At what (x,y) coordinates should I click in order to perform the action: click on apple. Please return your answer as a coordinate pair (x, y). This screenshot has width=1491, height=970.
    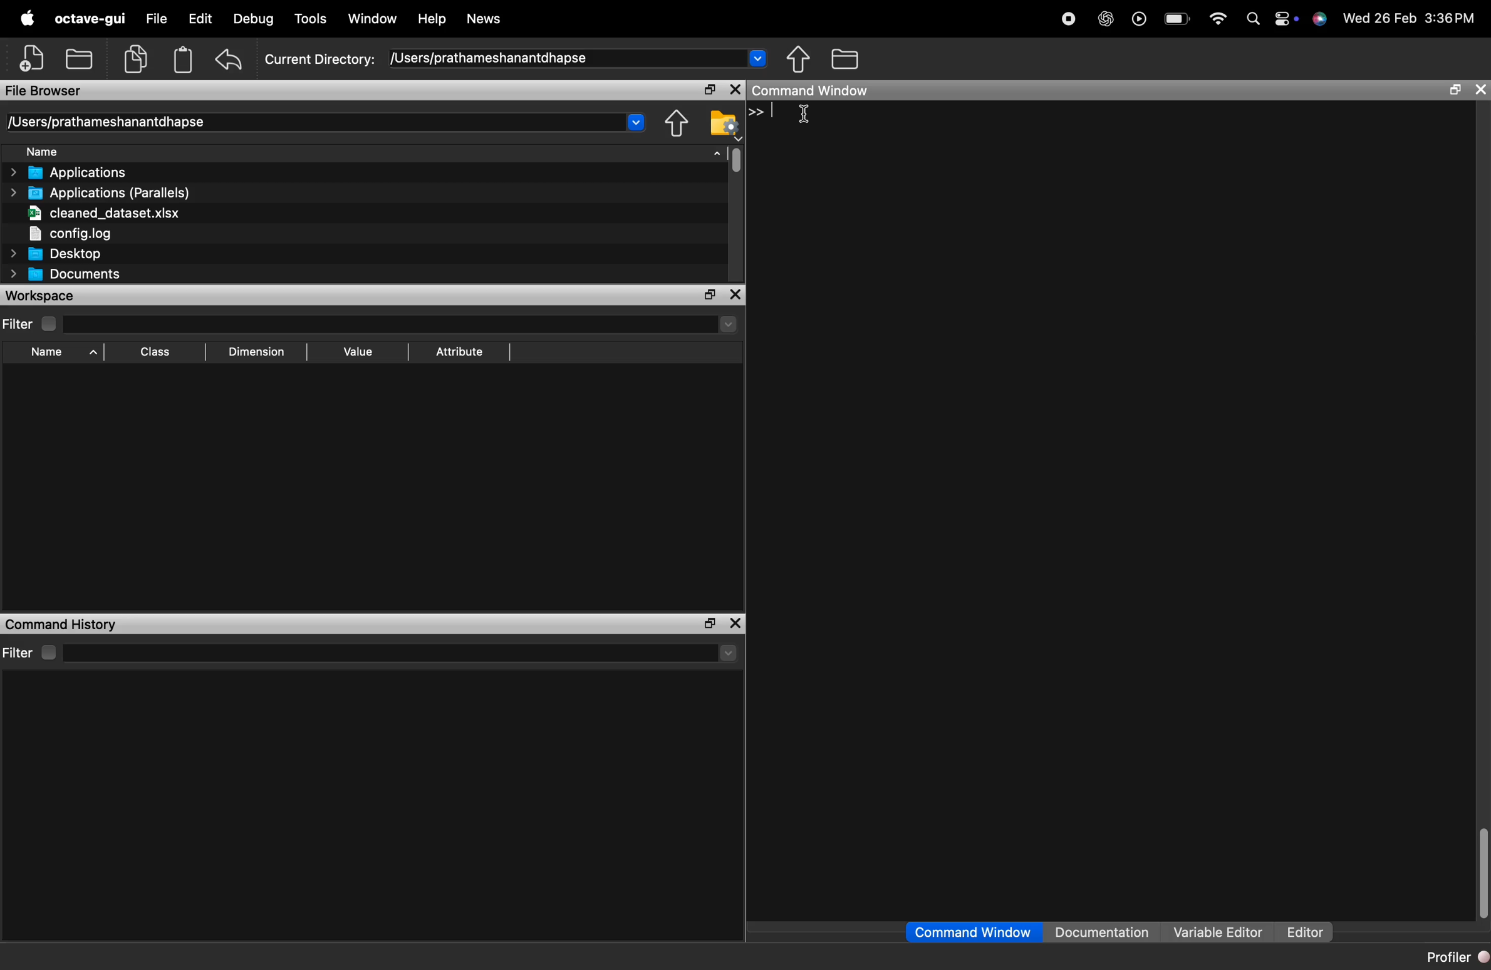
    Looking at the image, I should click on (26, 18).